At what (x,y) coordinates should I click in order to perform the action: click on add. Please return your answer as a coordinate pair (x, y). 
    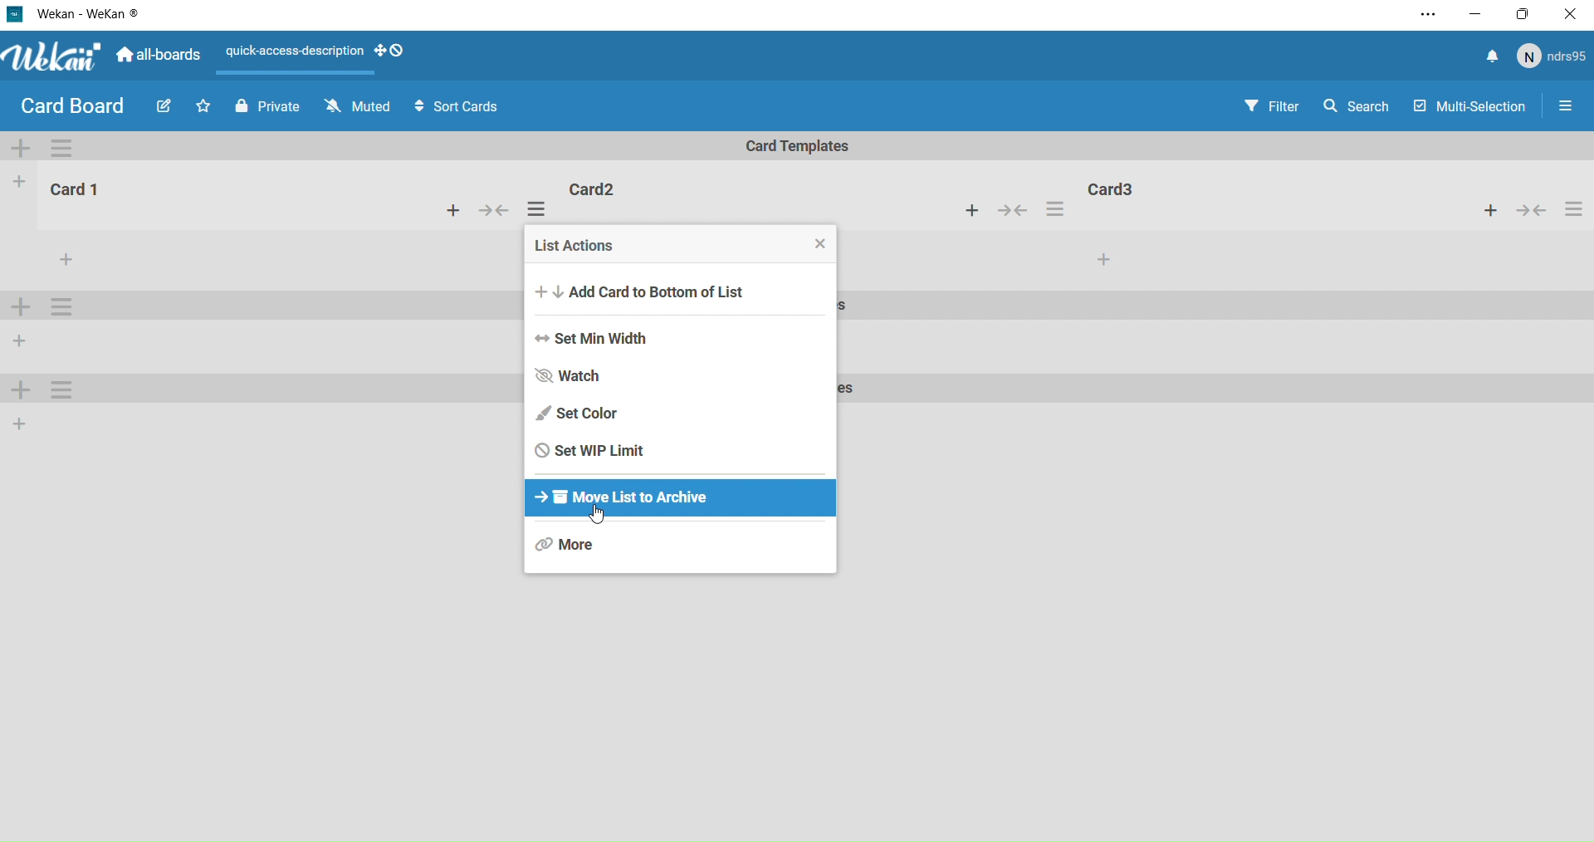
    Looking at the image, I should click on (972, 211).